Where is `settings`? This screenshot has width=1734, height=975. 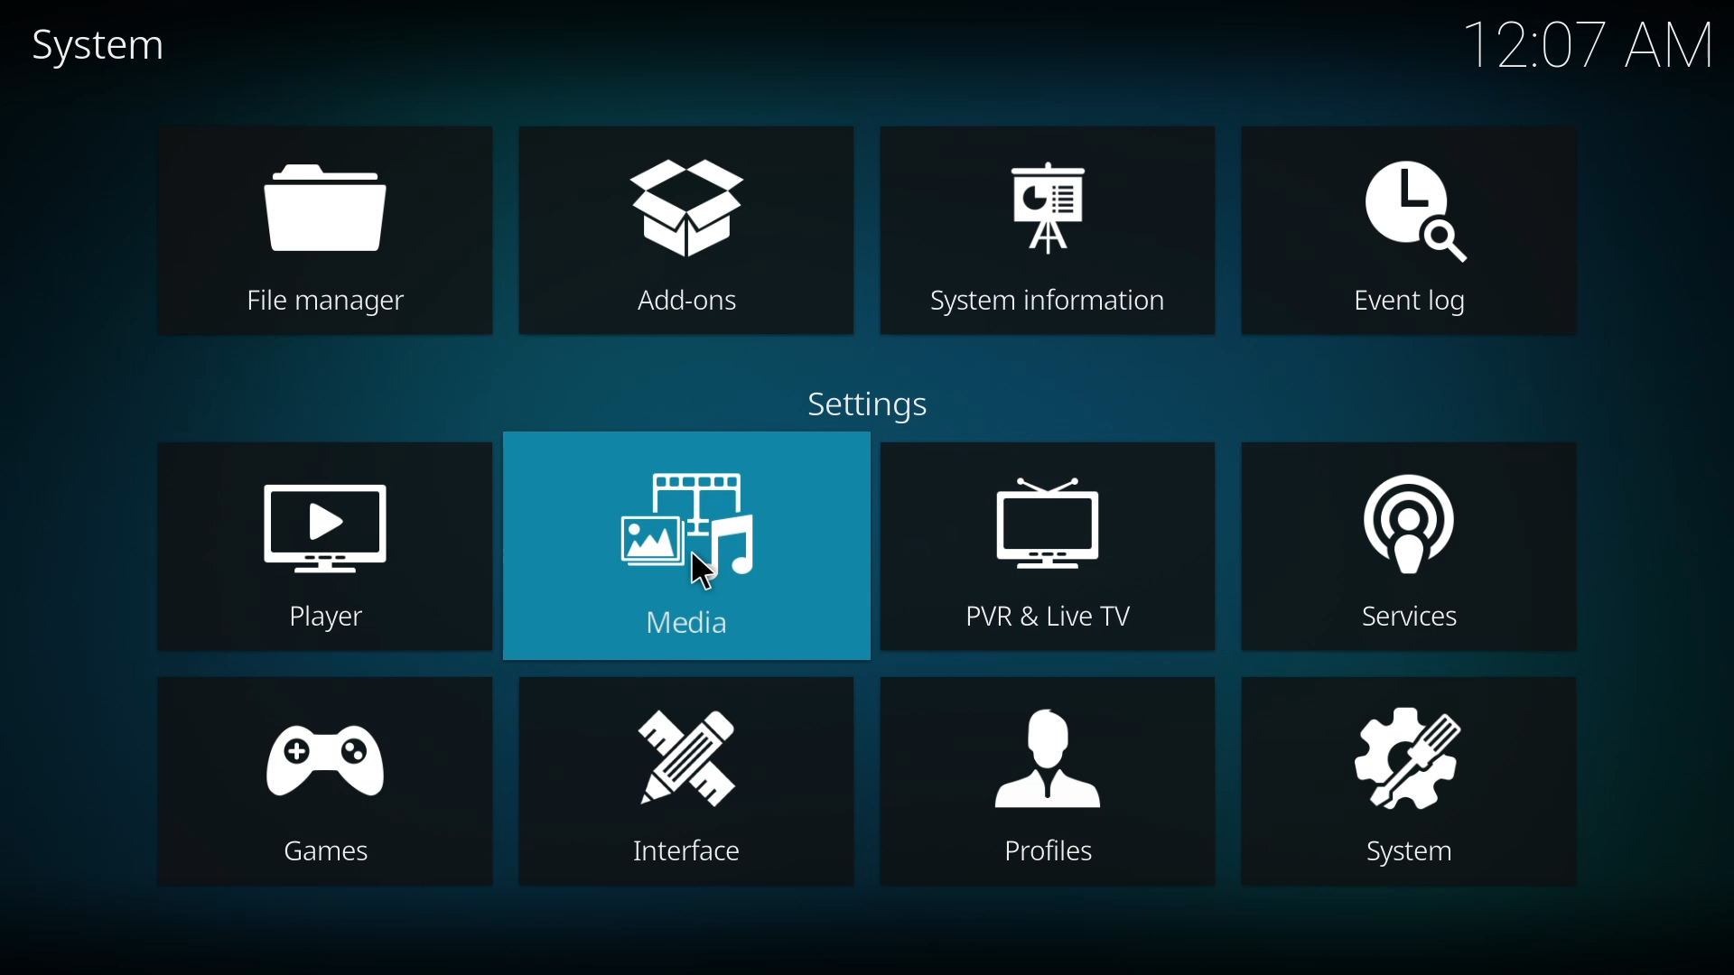 settings is located at coordinates (864, 404).